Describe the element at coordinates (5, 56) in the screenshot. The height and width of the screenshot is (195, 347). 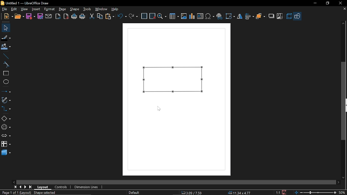
I see `line` at that location.